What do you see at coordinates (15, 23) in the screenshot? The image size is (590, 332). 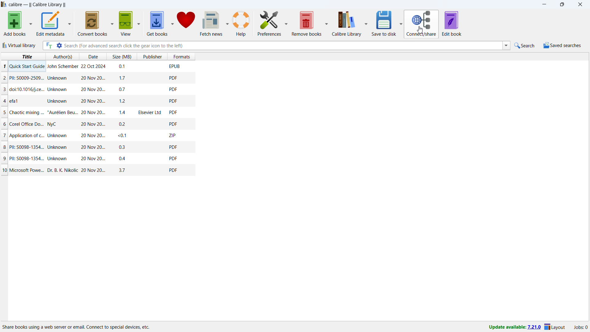 I see `add books` at bounding box center [15, 23].